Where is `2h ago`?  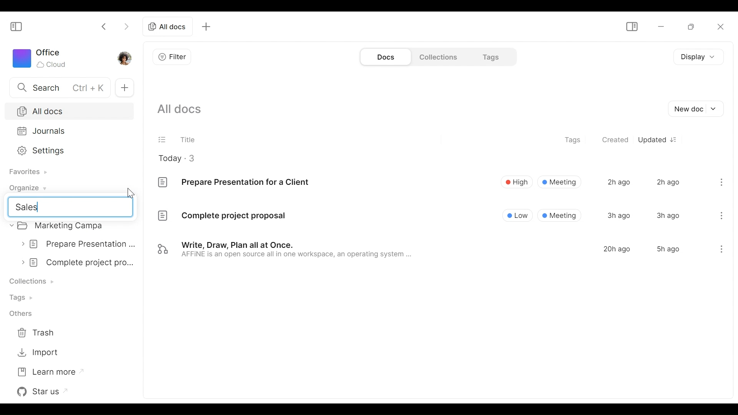 2h ago is located at coordinates (668, 181).